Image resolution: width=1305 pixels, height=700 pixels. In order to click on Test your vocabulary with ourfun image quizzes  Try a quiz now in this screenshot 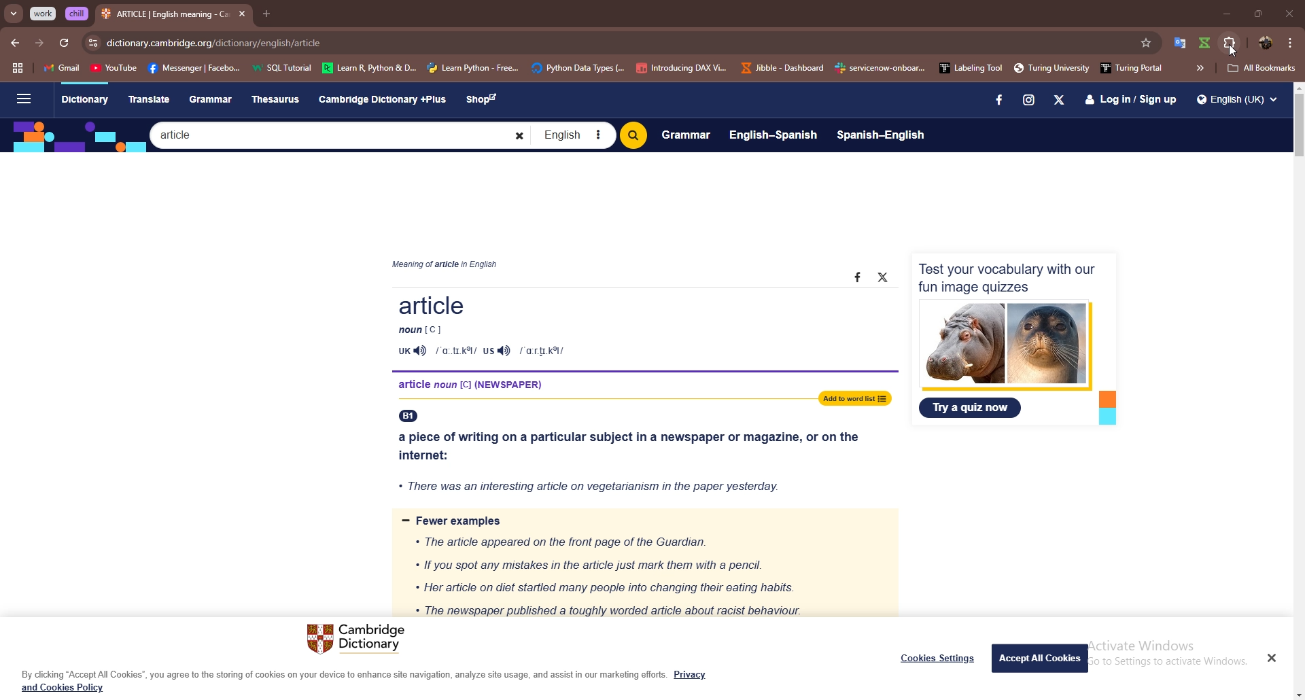, I will do `click(1016, 337)`.